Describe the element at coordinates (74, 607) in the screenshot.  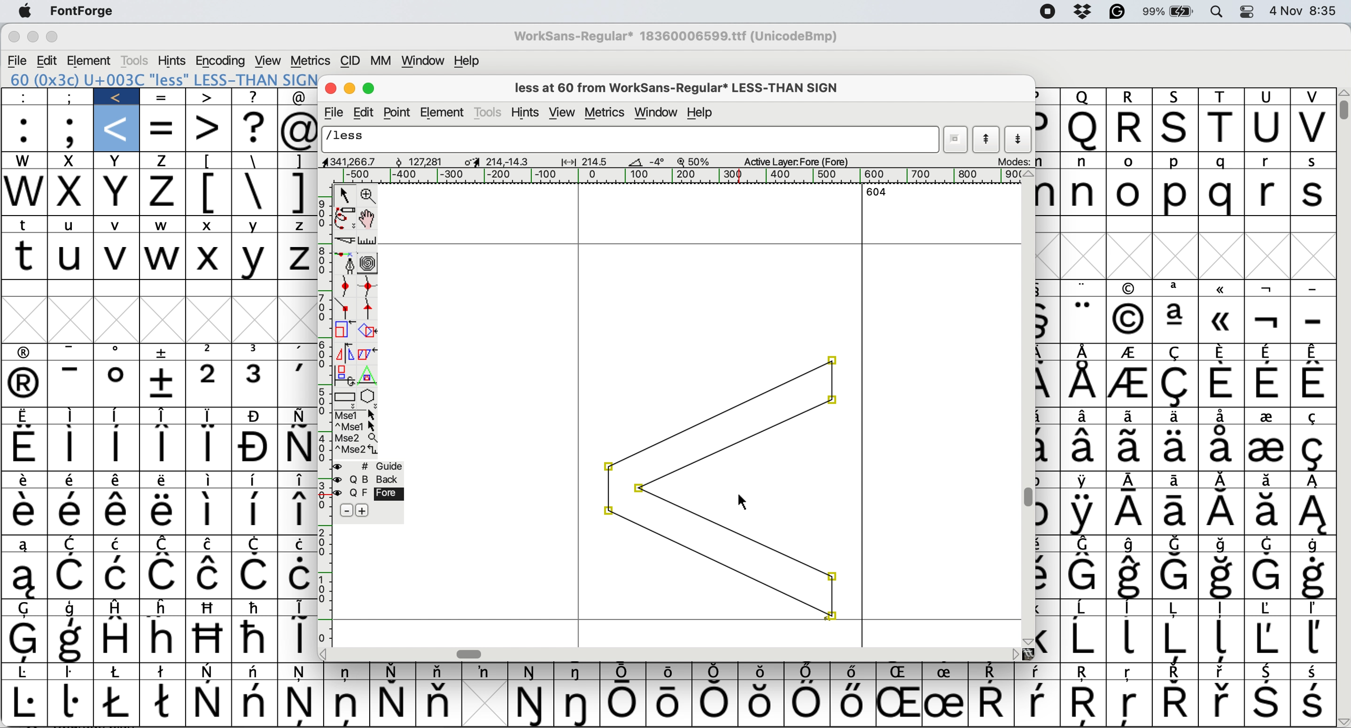
I see `Symbol` at that location.